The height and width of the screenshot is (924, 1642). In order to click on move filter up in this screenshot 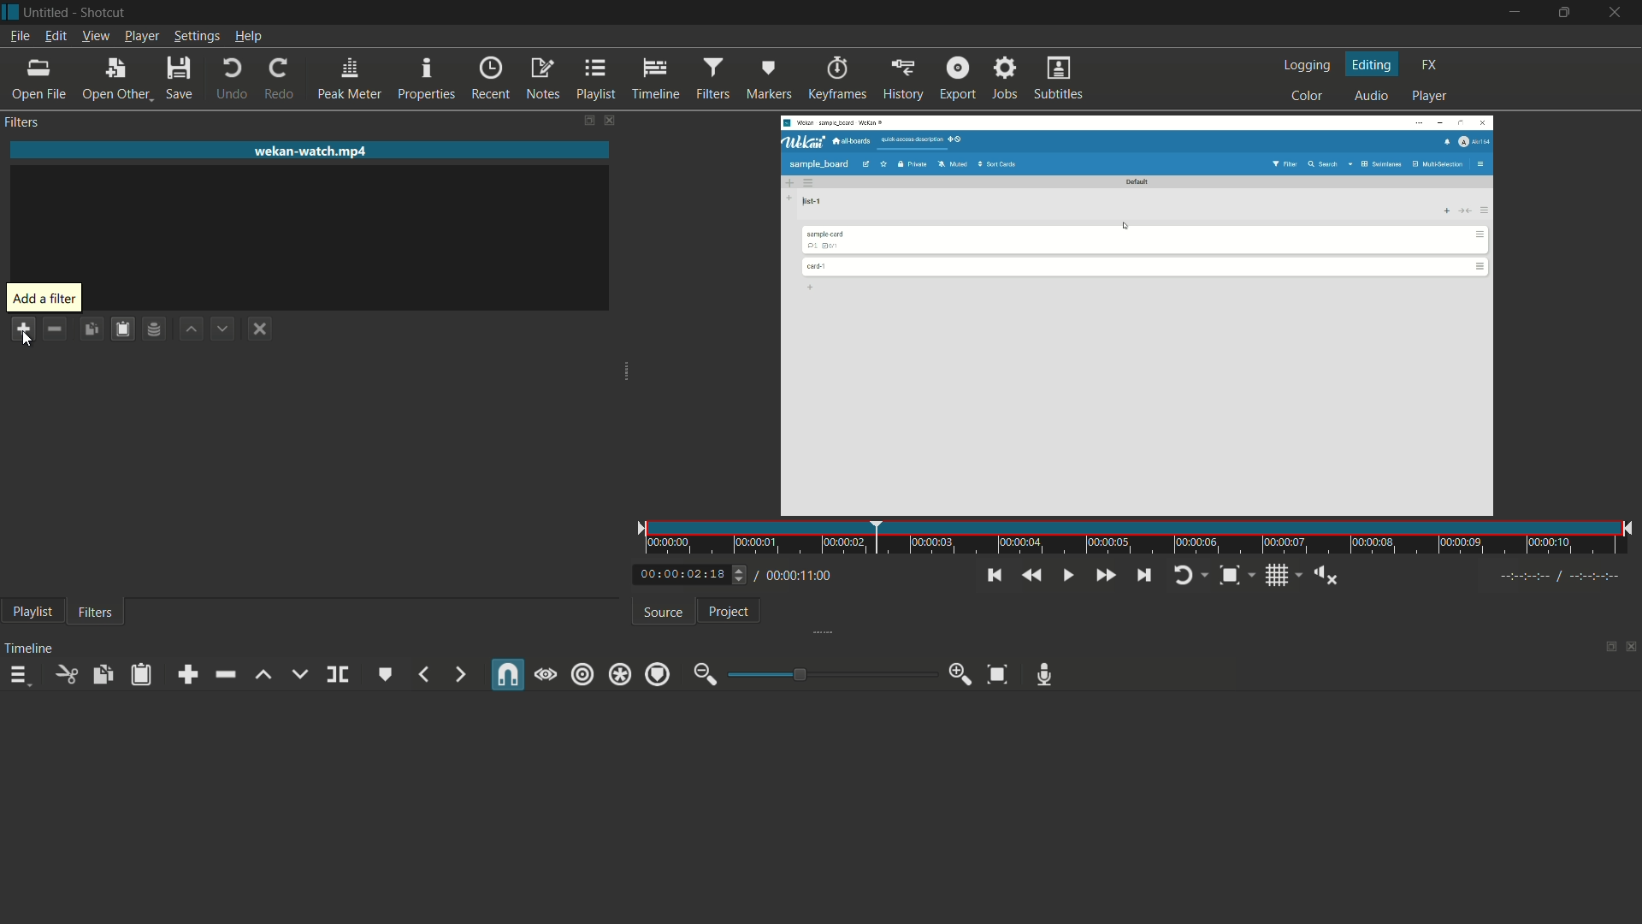, I will do `click(189, 328)`.